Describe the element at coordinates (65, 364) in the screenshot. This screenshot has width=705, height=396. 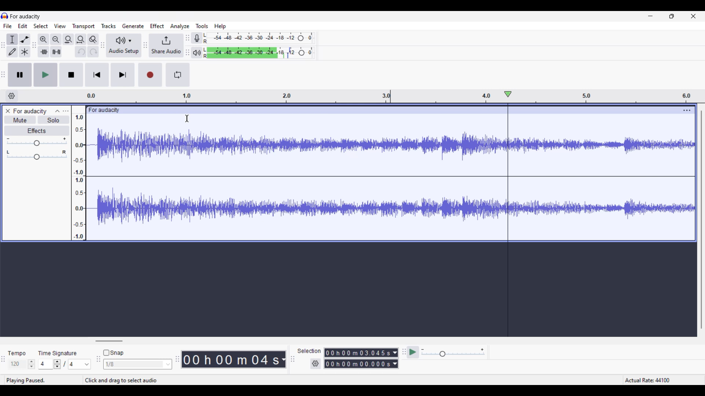
I see `Time signature settings` at that location.